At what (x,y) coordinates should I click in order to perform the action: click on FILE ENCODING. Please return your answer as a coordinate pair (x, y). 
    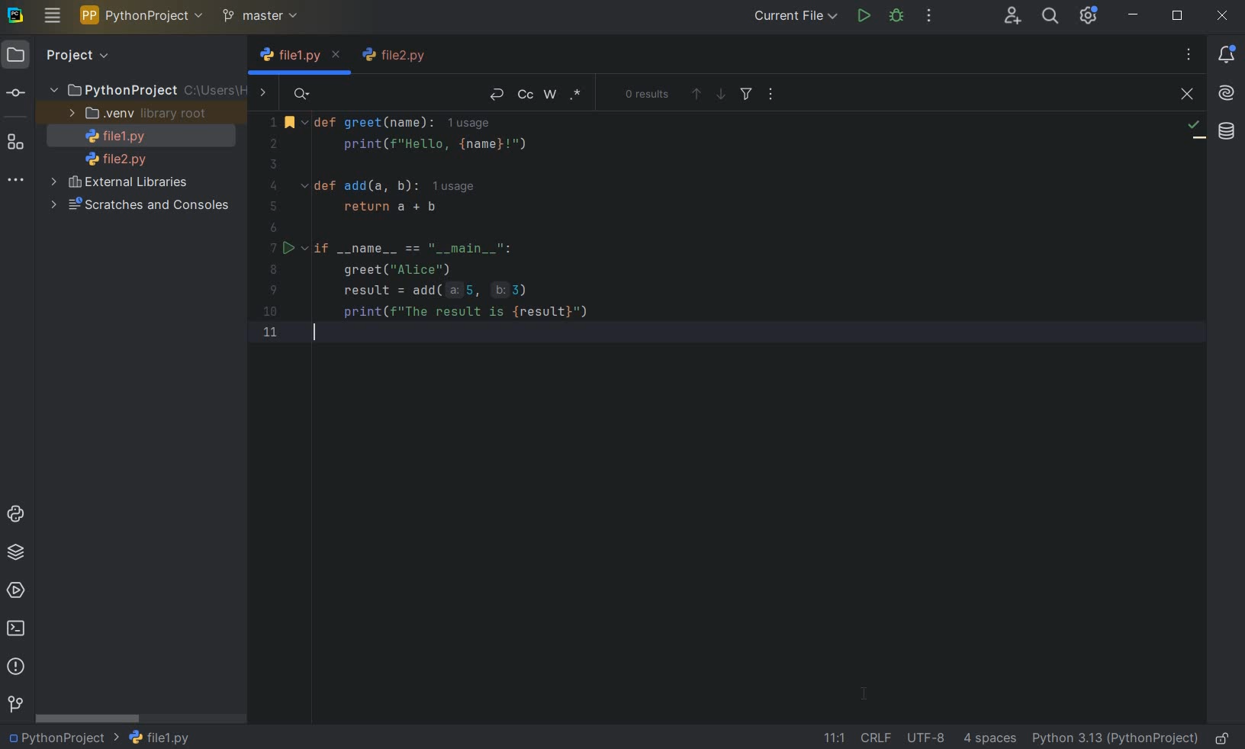
    Looking at the image, I should click on (923, 738).